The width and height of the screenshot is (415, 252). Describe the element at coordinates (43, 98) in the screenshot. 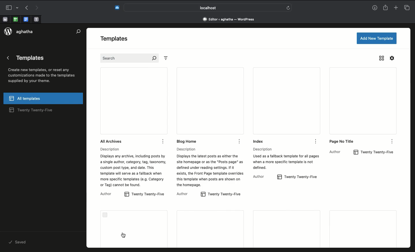

I see `All templates` at that location.